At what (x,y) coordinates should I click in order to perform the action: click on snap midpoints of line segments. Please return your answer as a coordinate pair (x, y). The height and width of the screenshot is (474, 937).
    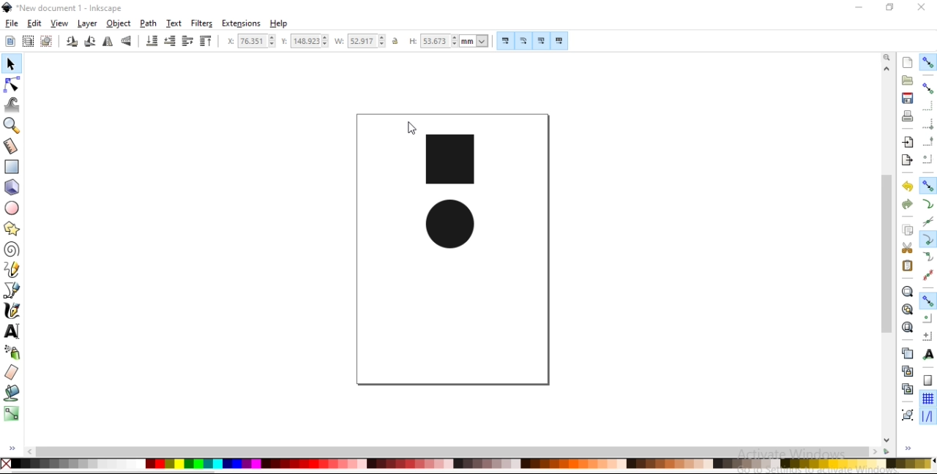
    Looking at the image, I should click on (927, 274).